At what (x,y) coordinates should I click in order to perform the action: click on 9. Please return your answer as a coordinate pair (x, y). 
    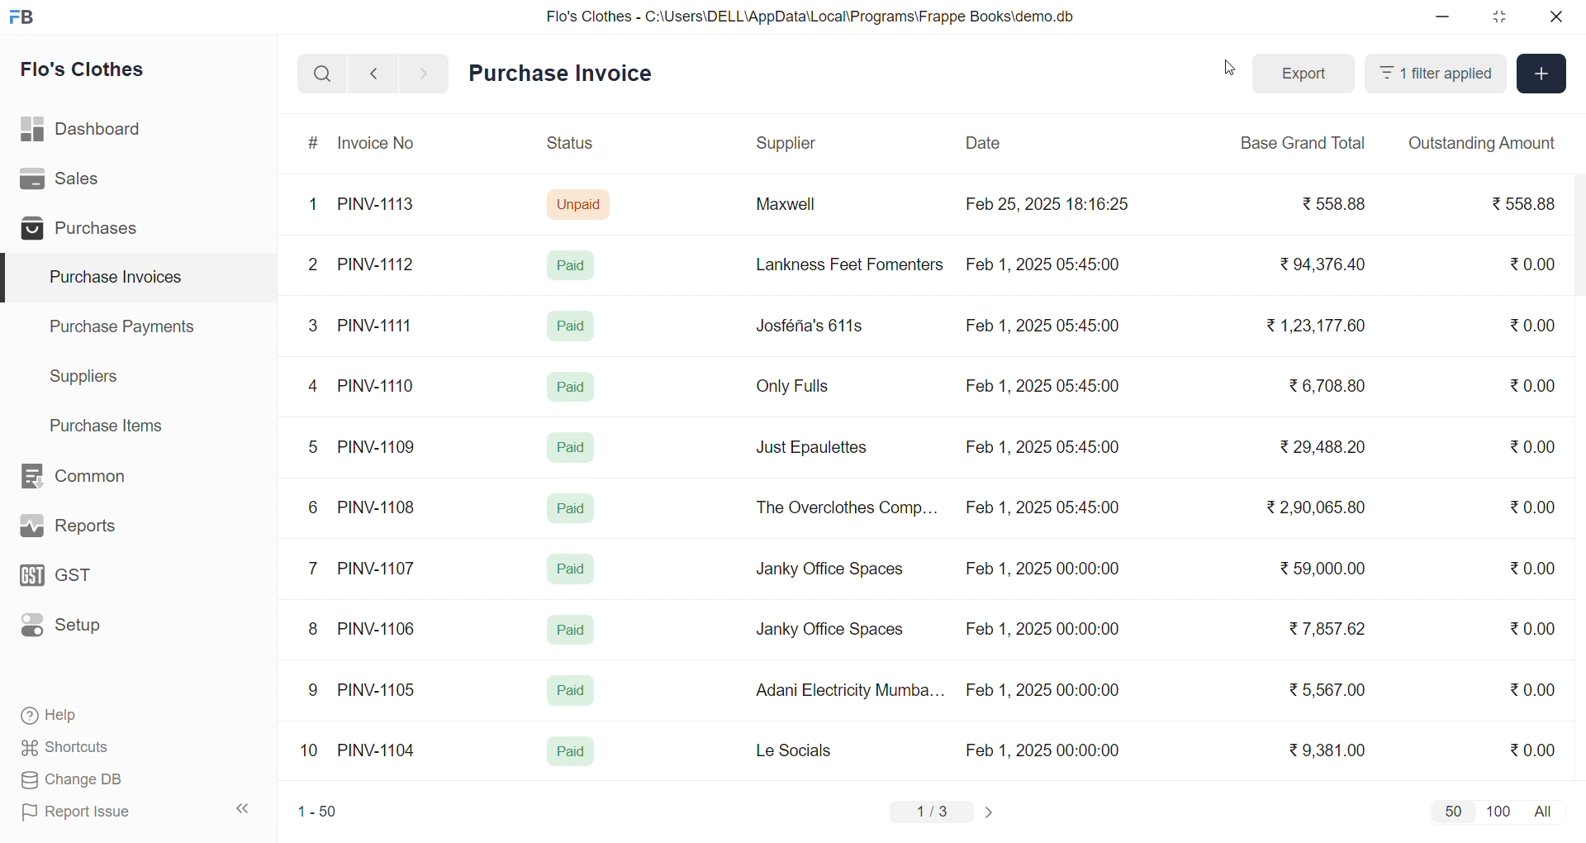
    Looking at the image, I should click on (314, 690).